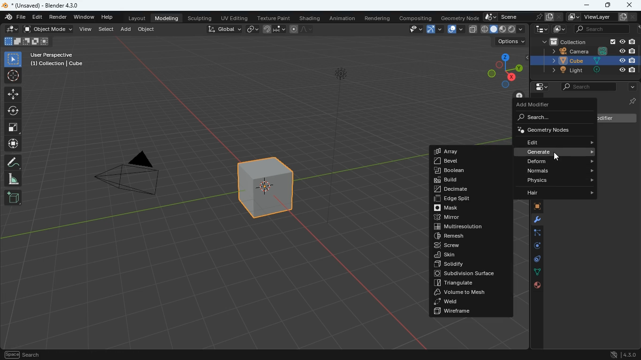 This screenshot has height=360, width=641. I want to click on build, so click(469, 180).